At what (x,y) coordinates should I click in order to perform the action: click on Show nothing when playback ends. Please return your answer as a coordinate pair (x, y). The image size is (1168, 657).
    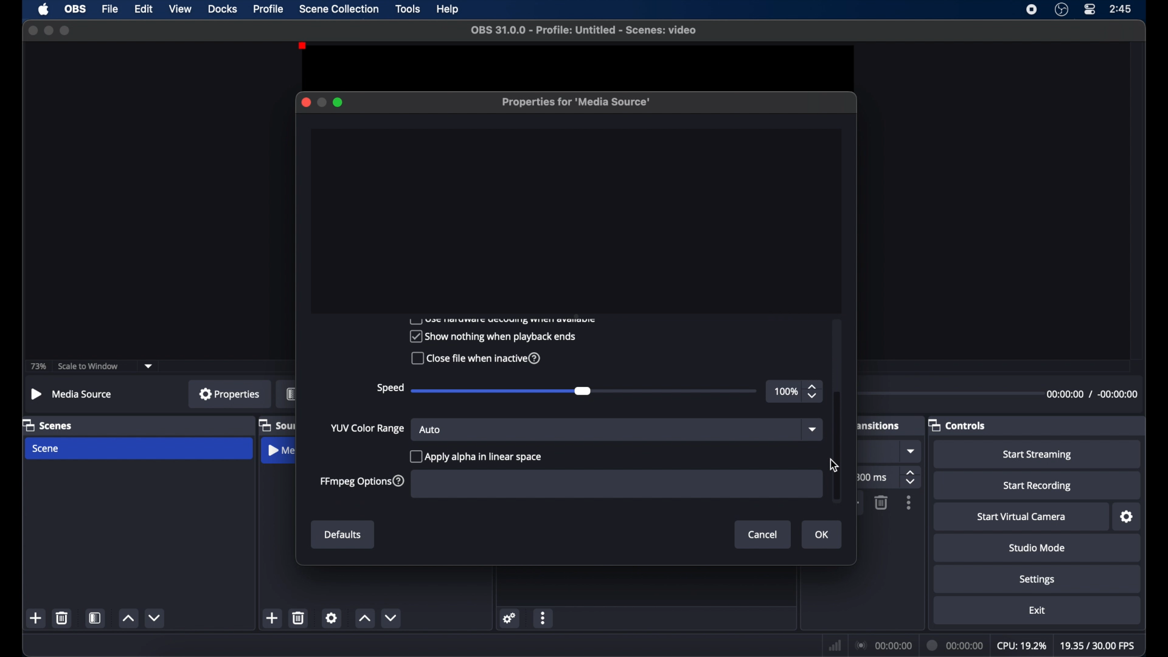
    Looking at the image, I should click on (492, 336).